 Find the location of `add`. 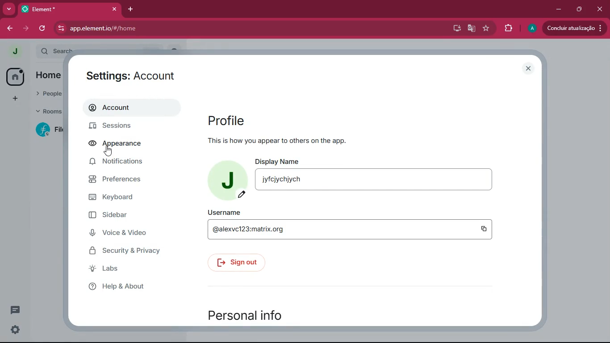

add is located at coordinates (17, 97).